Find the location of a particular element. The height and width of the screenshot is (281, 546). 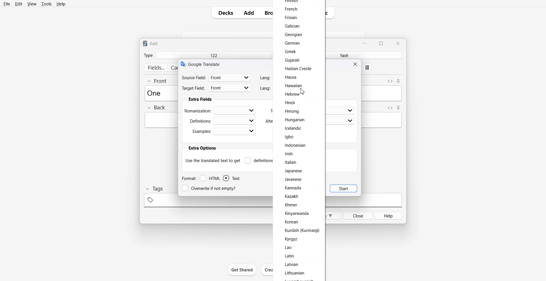

tag space is located at coordinates (206, 202).